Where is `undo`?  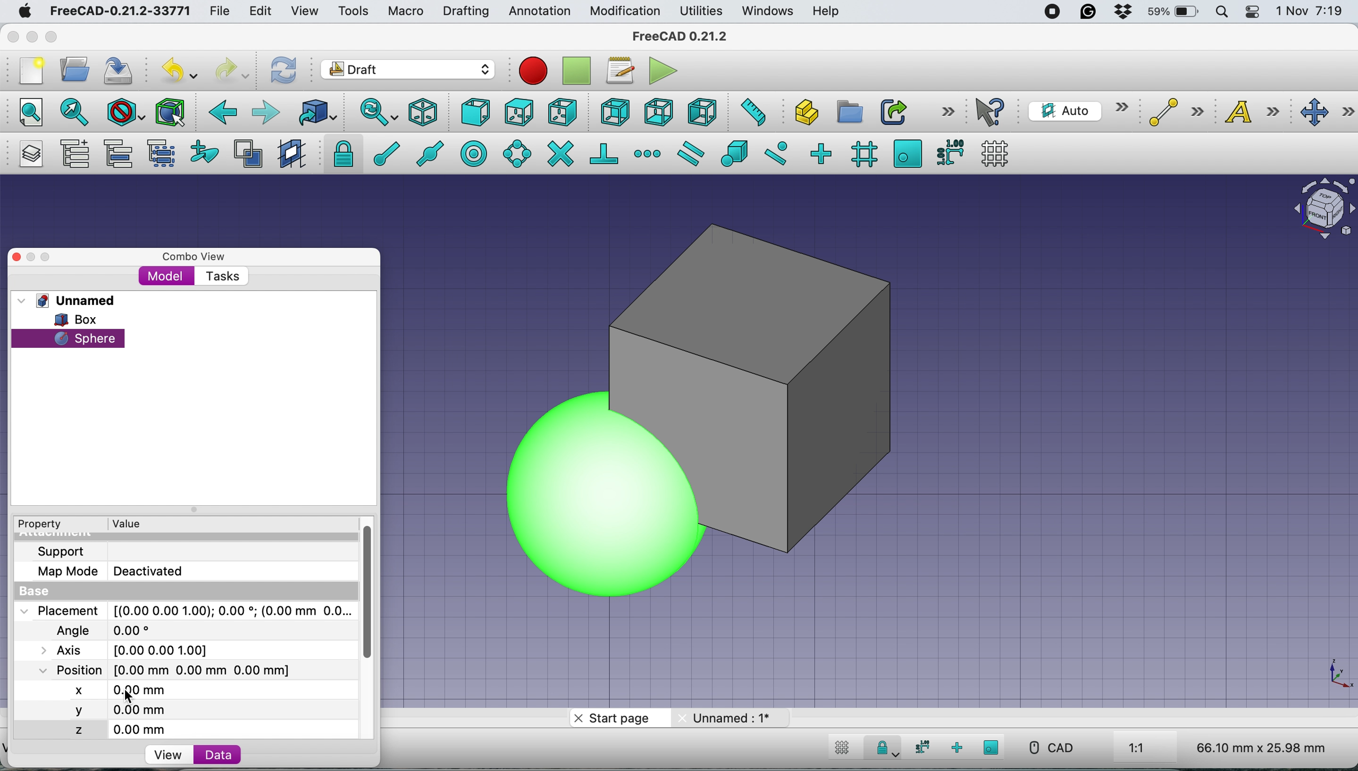
undo is located at coordinates (181, 69).